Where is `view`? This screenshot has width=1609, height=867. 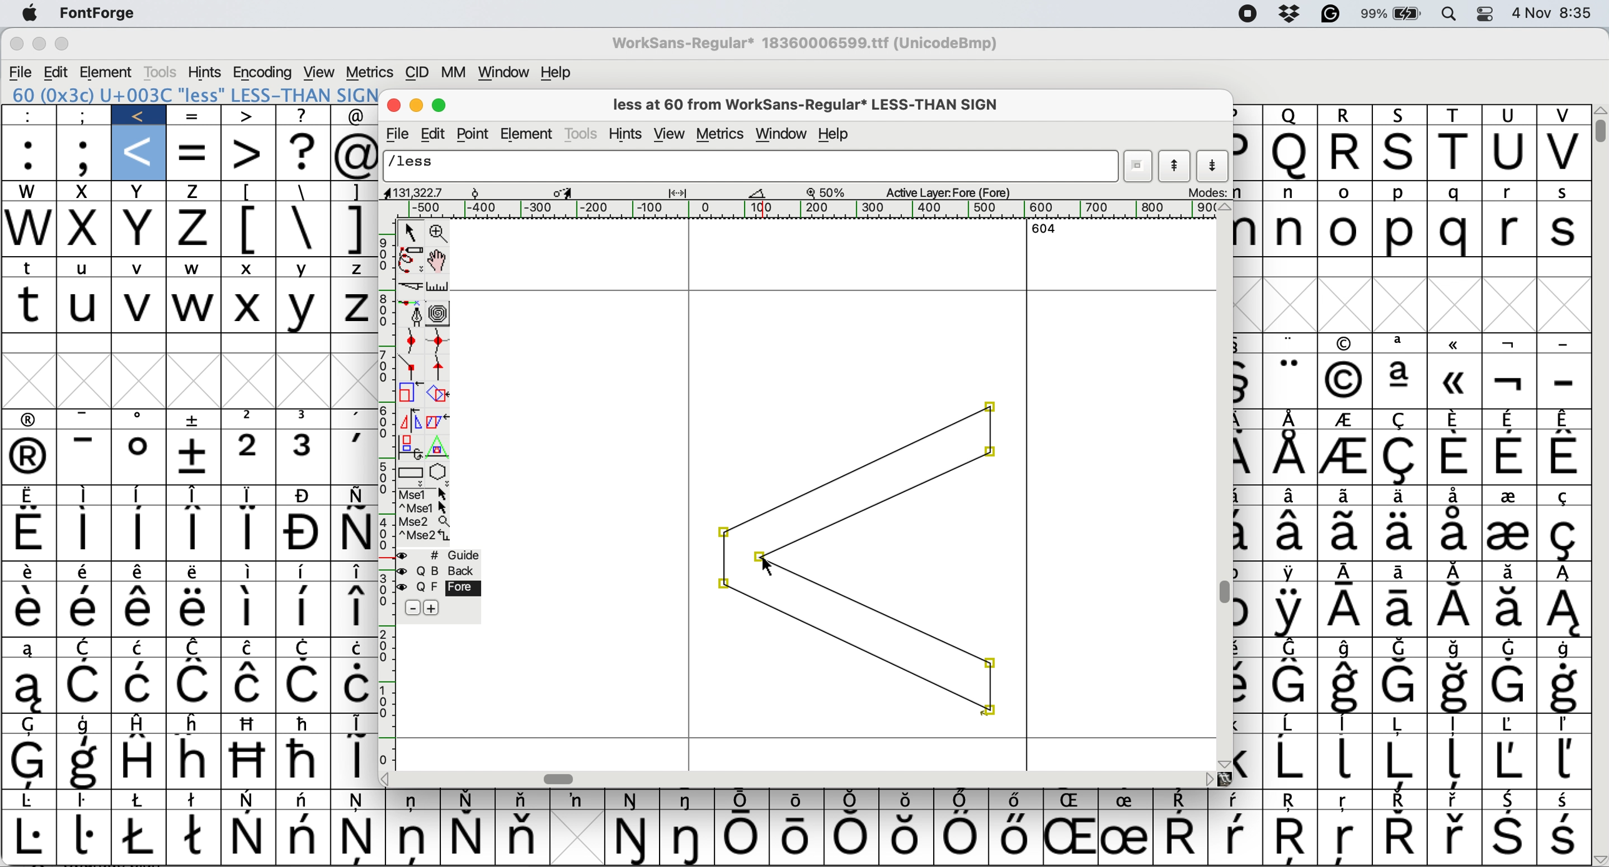 view is located at coordinates (321, 71).